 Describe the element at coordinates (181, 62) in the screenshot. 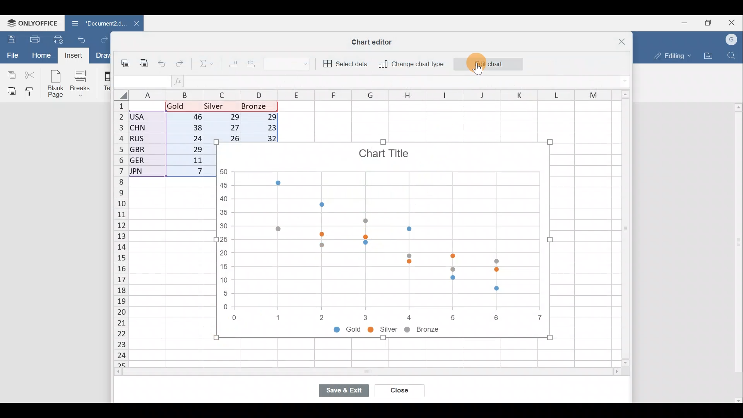

I see `Redo` at that location.